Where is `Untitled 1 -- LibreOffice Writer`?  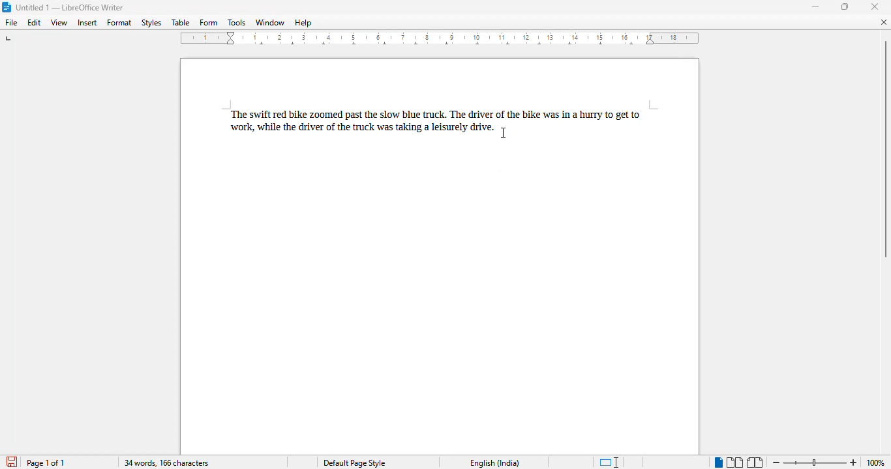 Untitled 1 -- LibreOffice Writer is located at coordinates (70, 8).